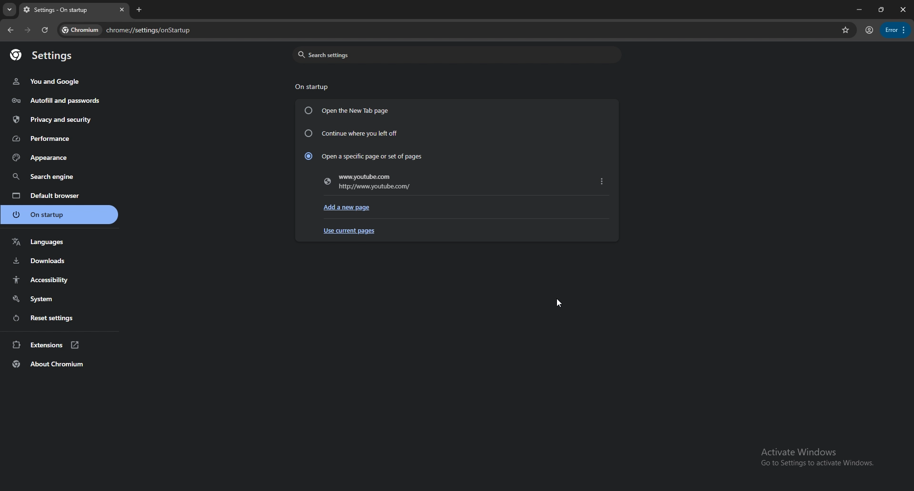 This screenshot has height=491, width=914. I want to click on website url, so click(367, 184).